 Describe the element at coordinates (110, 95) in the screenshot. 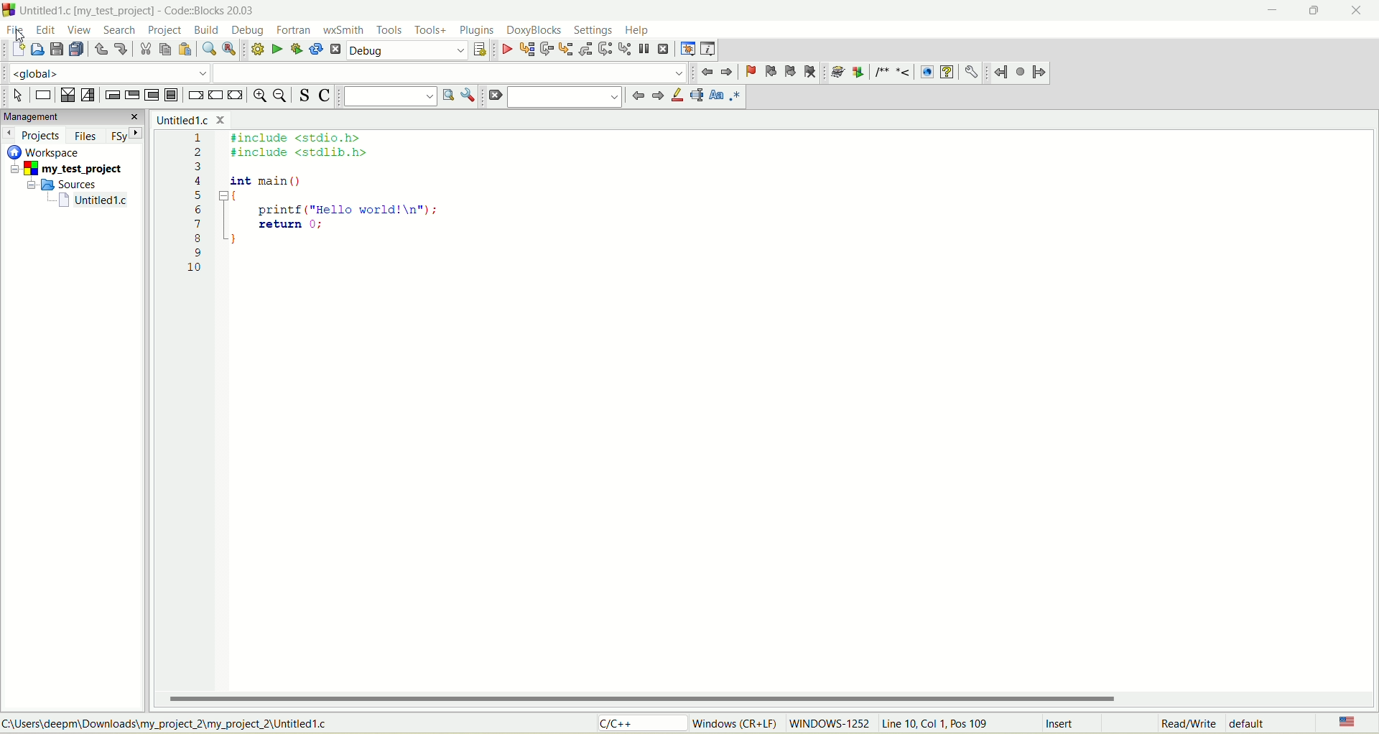

I see `entry condition loop` at that location.